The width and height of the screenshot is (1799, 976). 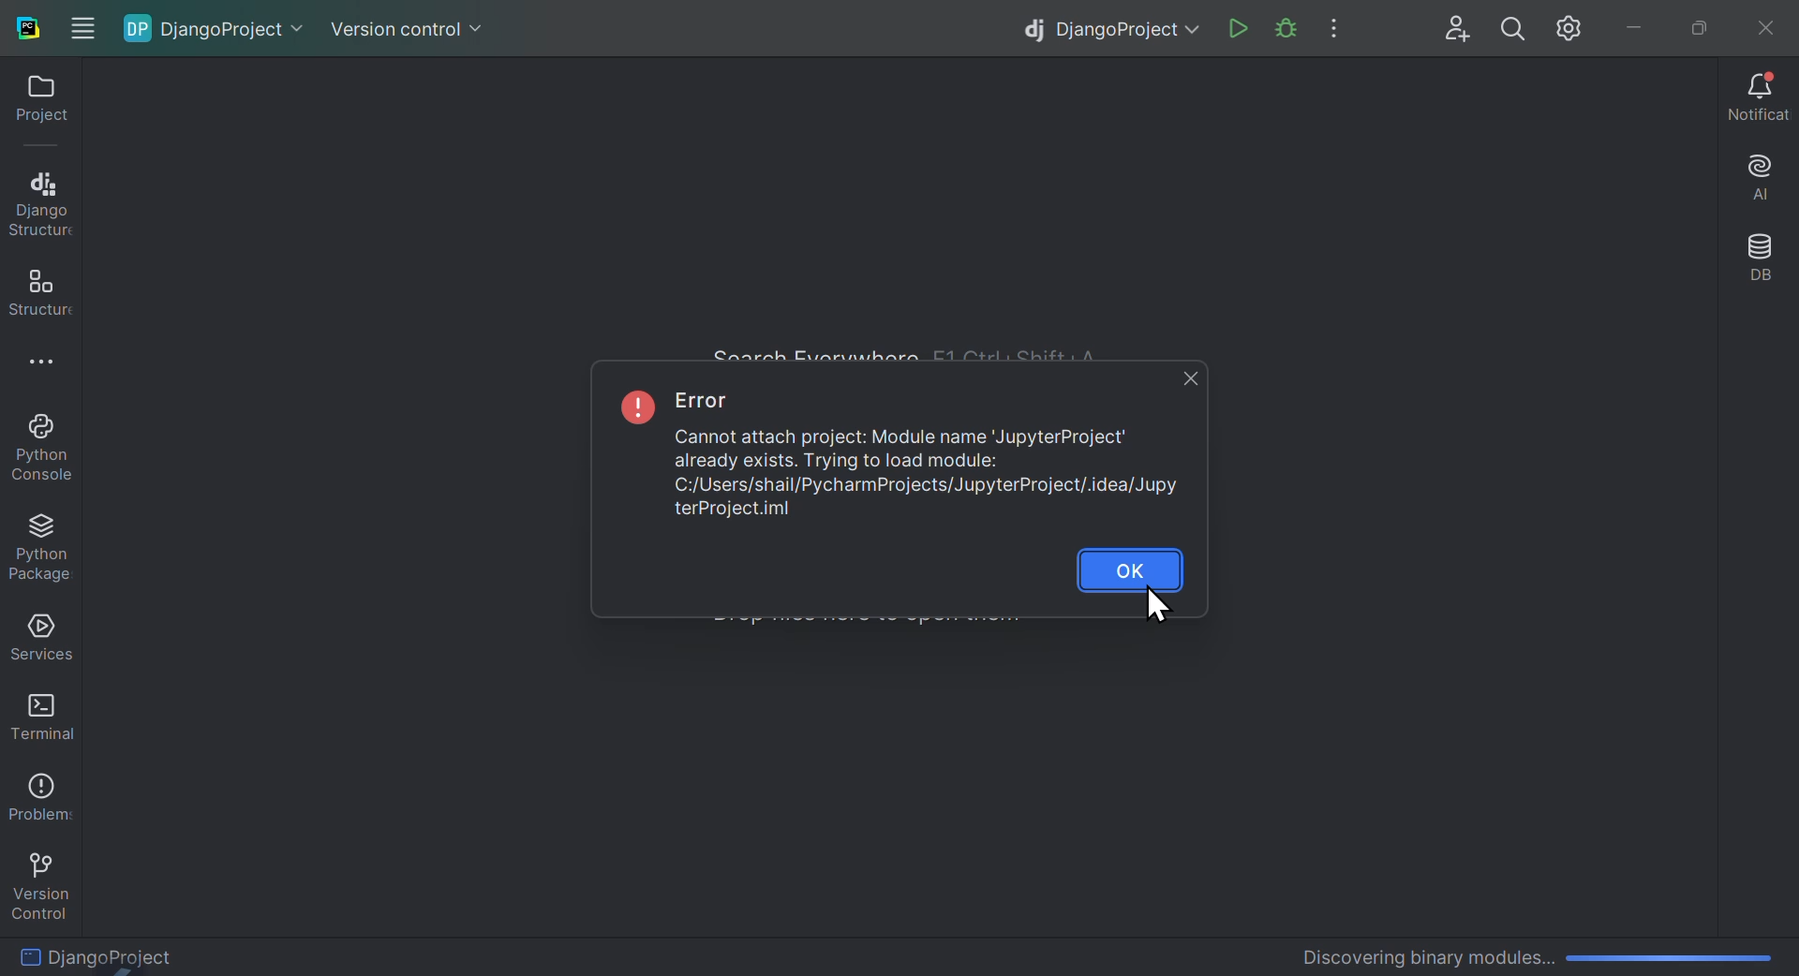 I want to click on More options, so click(x=55, y=366).